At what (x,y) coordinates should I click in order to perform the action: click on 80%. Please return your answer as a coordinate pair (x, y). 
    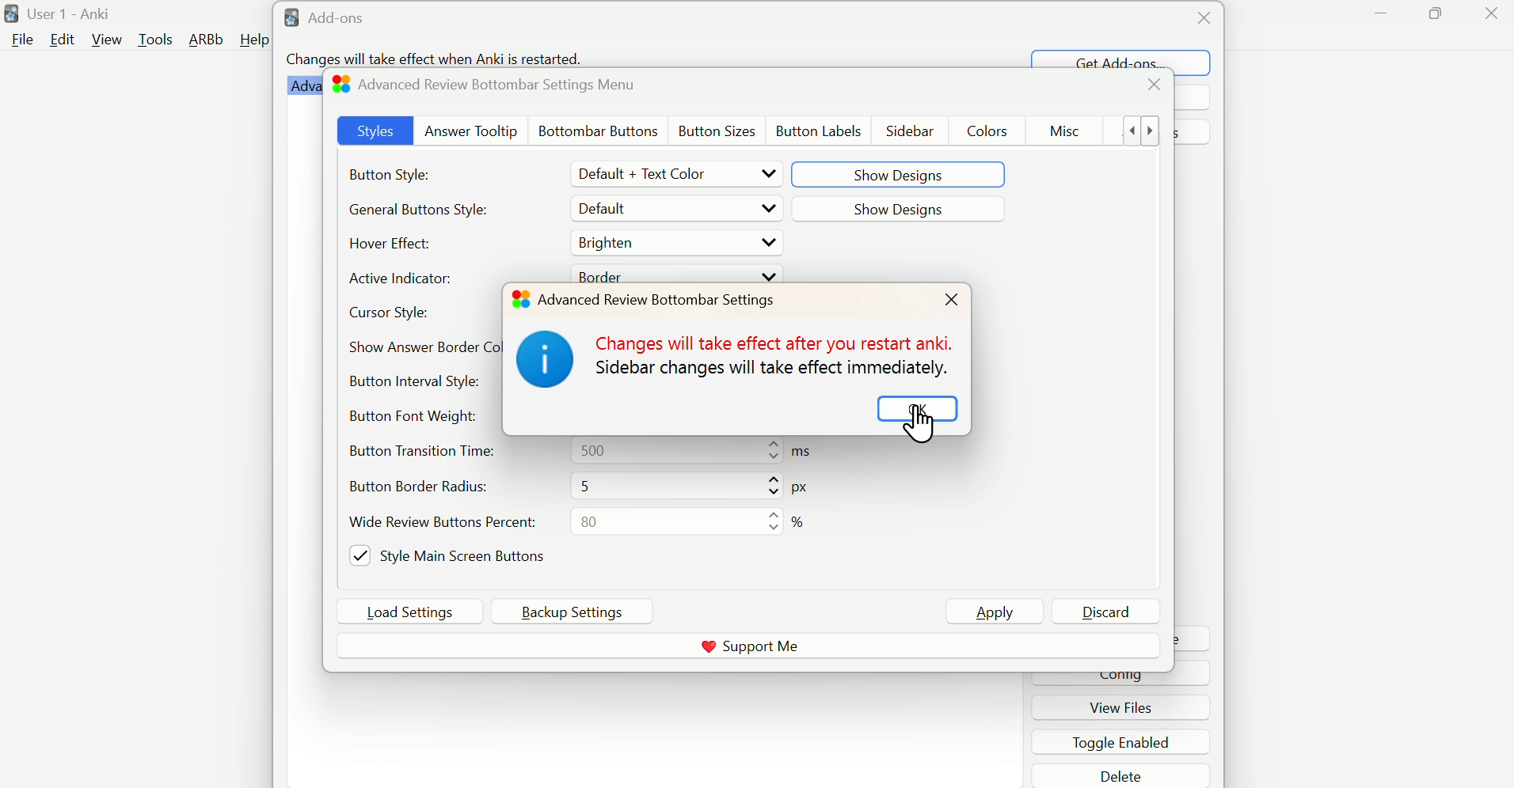
    Looking at the image, I should click on (701, 522).